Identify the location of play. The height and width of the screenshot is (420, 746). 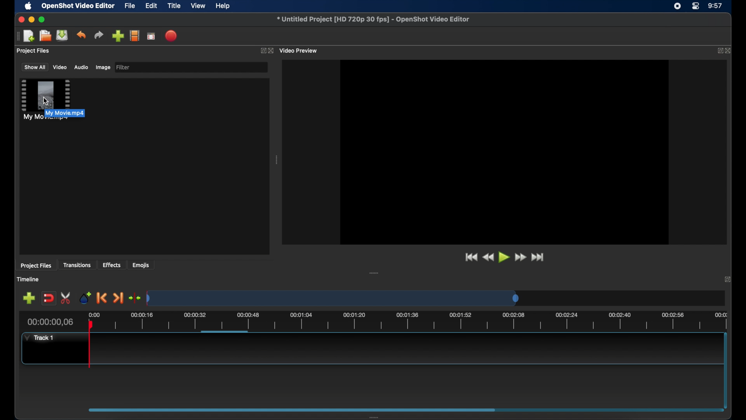
(504, 257).